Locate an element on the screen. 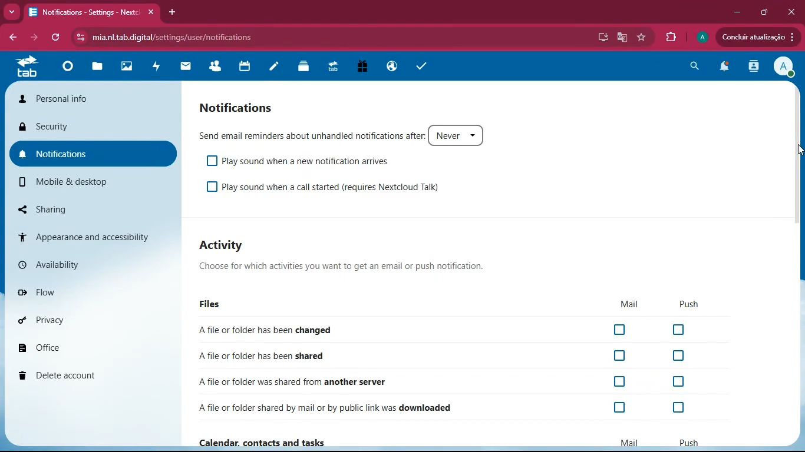 This screenshot has height=452, width=805. tab is located at coordinates (28, 68).